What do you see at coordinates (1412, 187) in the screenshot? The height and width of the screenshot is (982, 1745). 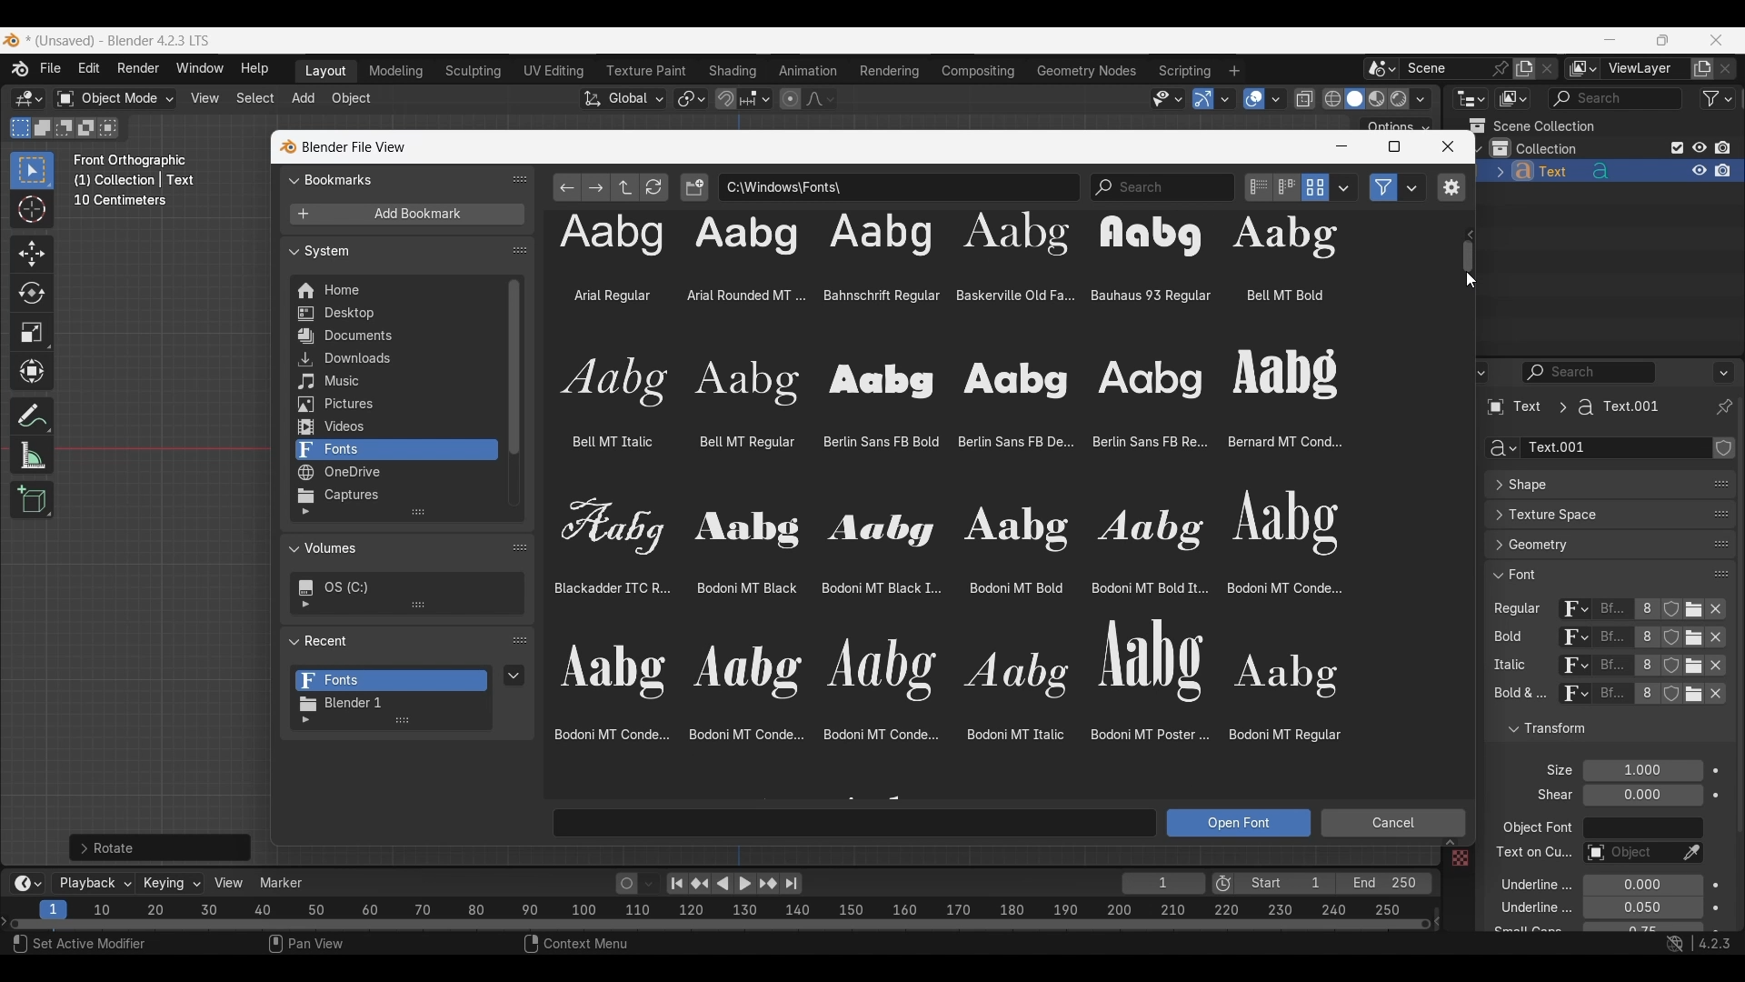 I see `Filter settings` at bounding box center [1412, 187].